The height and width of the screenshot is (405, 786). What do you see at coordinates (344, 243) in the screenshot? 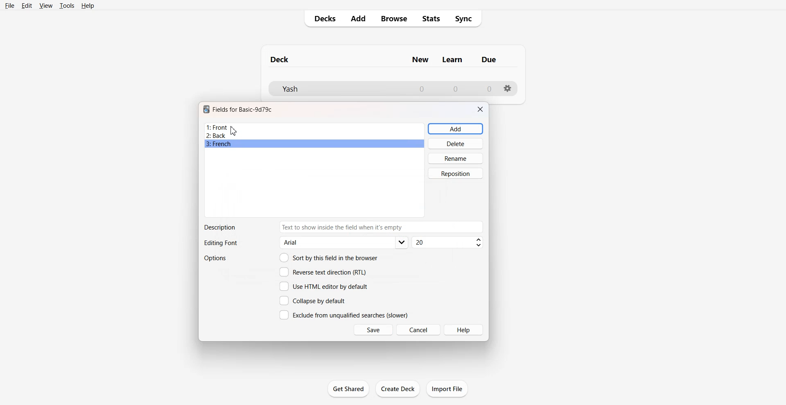
I see `Editing font options` at bounding box center [344, 243].